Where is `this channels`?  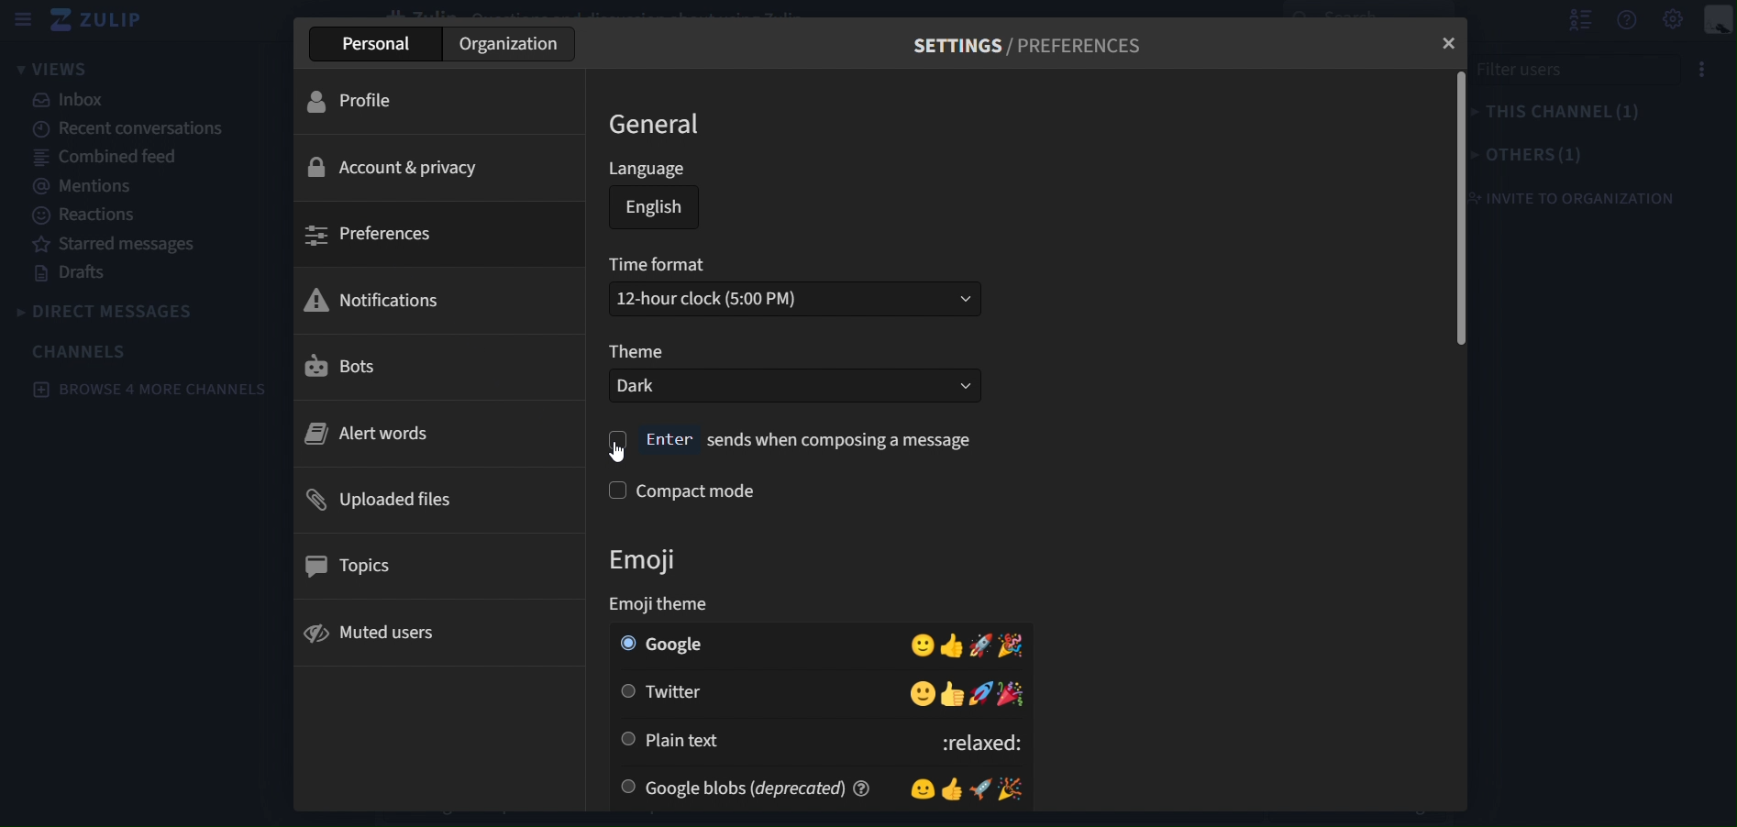 this channels is located at coordinates (1569, 113).